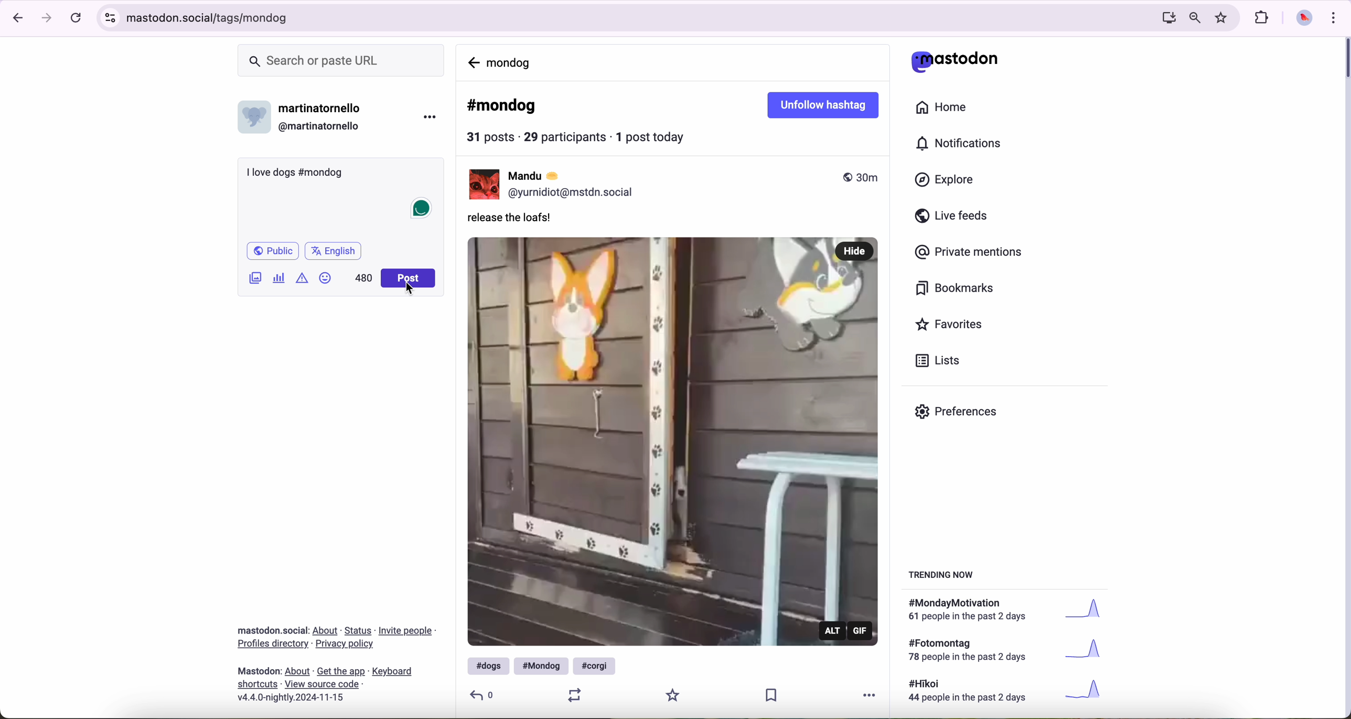 This screenshot has width=1351, height=719. Describe the element at coordinates (334, 252) in the screenshot. I see `English` at that location.